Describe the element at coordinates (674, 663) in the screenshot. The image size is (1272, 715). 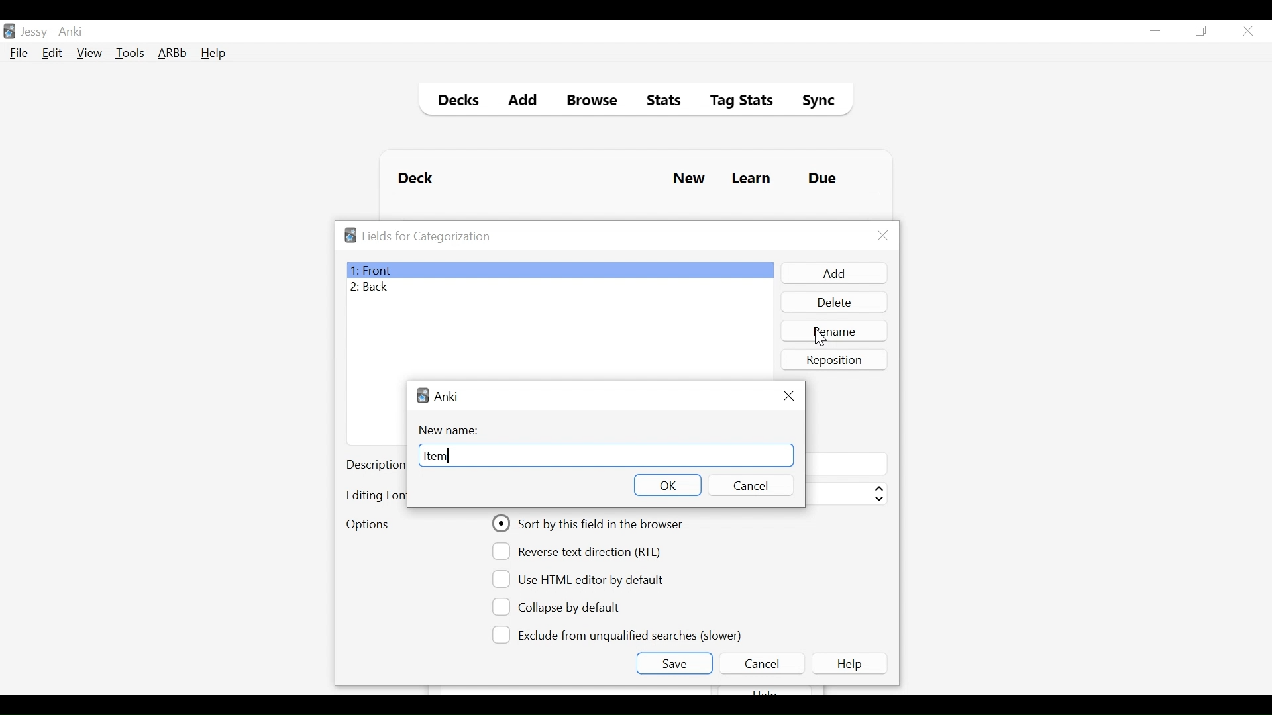
I see `Save` at that location.